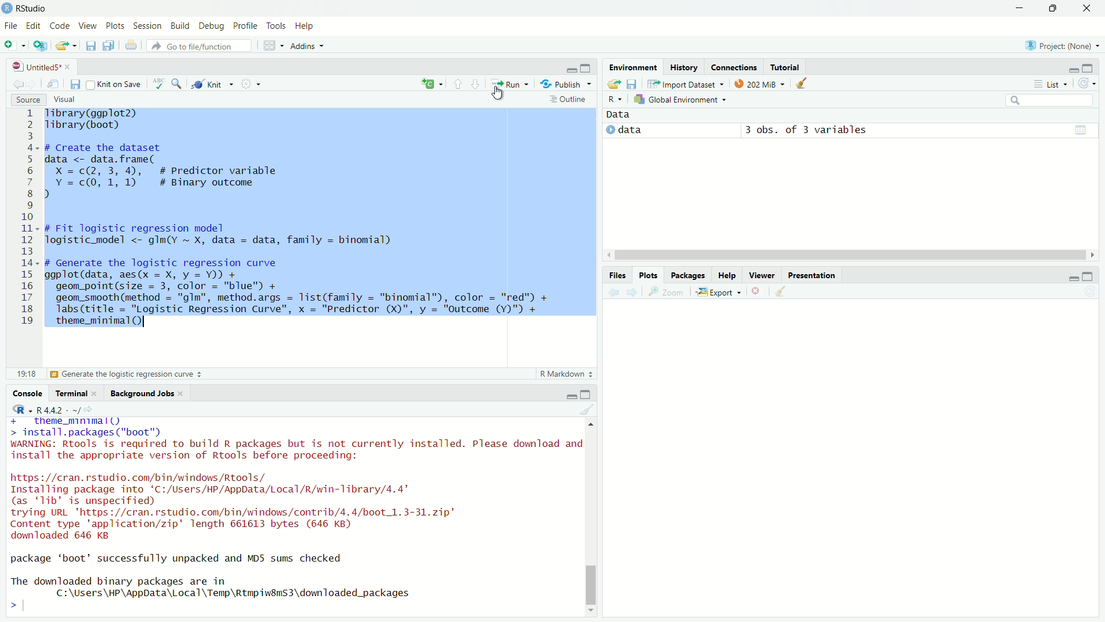  I want to click on Clear all plots, so click(782, 291).